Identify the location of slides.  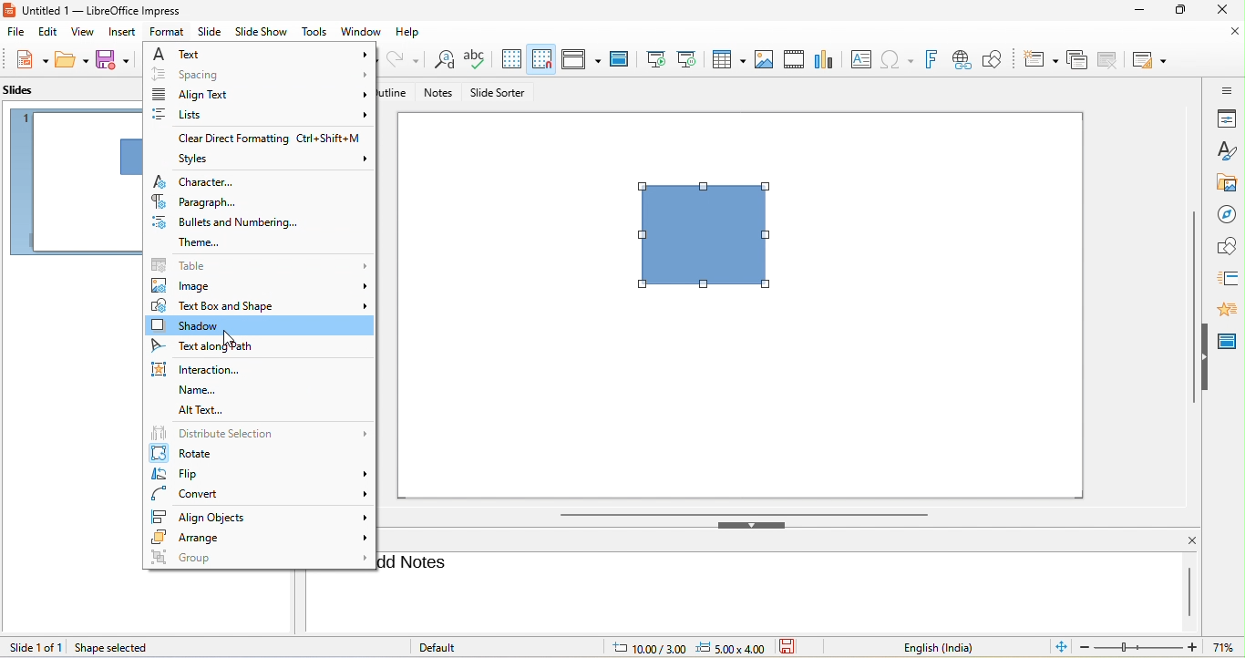
(22, 89).